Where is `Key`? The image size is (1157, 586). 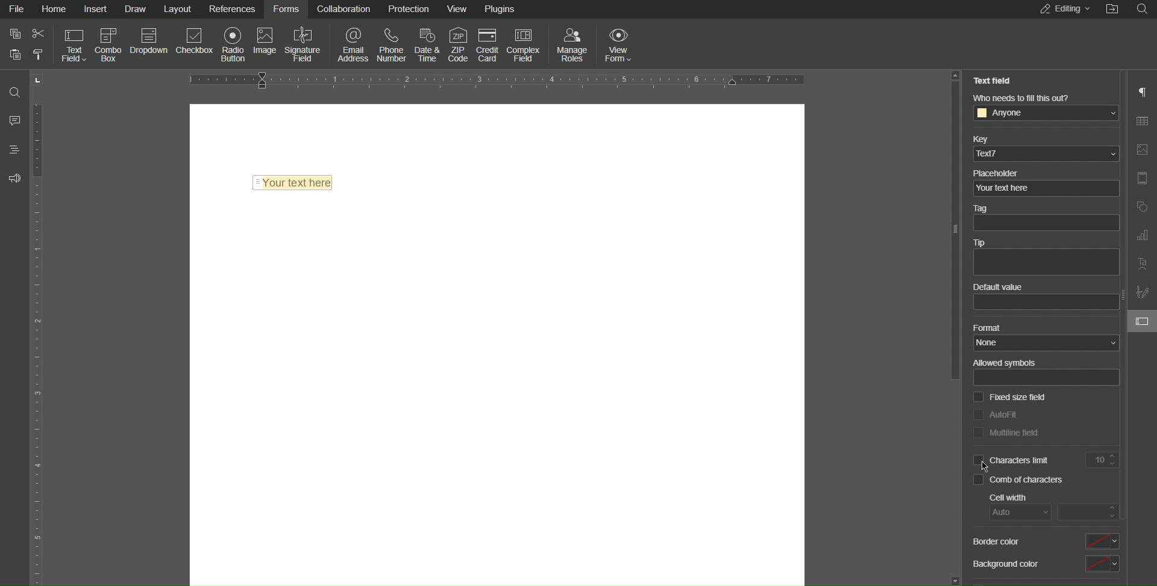
Key is located at coordinates (1044, 147).